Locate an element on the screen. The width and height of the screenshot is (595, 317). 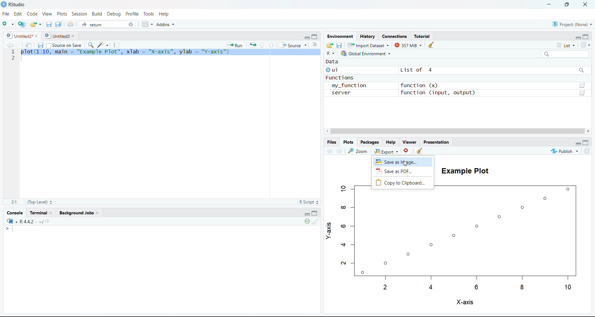
Go back to the previous source location (Ctrl + F9) is located at coordinates (8, 45).